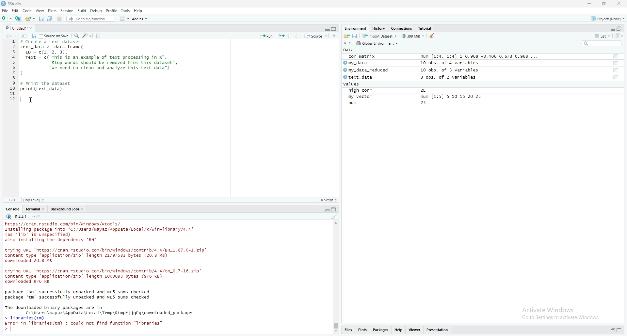 The image size is (627, 336). I want to click on packages, so click(381, 330).